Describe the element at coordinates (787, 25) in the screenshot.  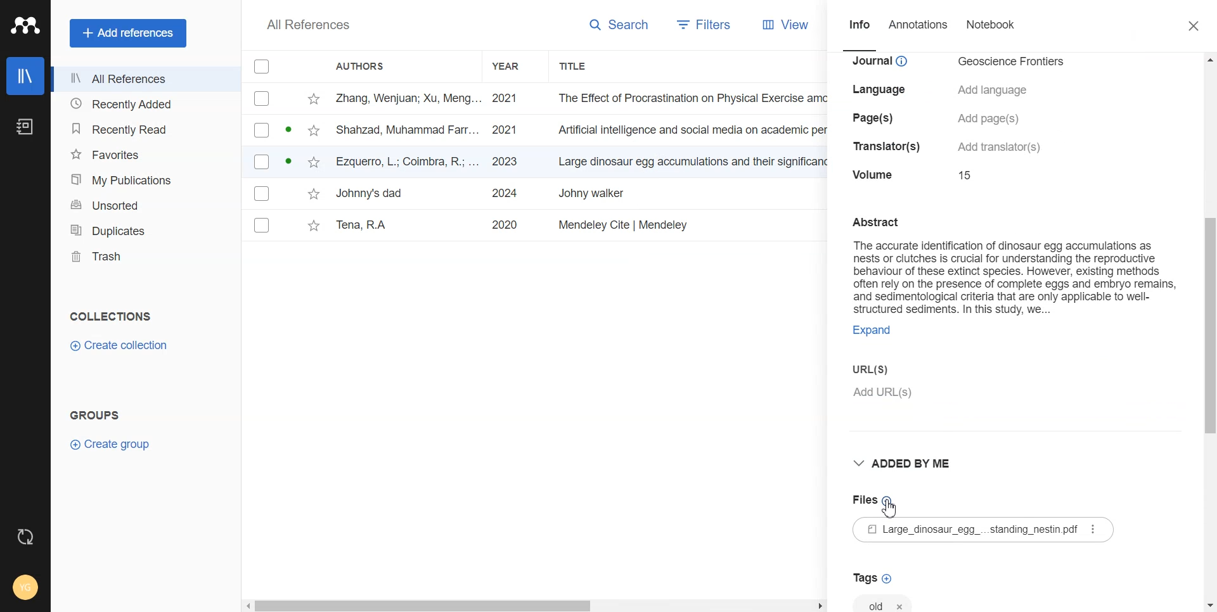
I see `View` at that location.